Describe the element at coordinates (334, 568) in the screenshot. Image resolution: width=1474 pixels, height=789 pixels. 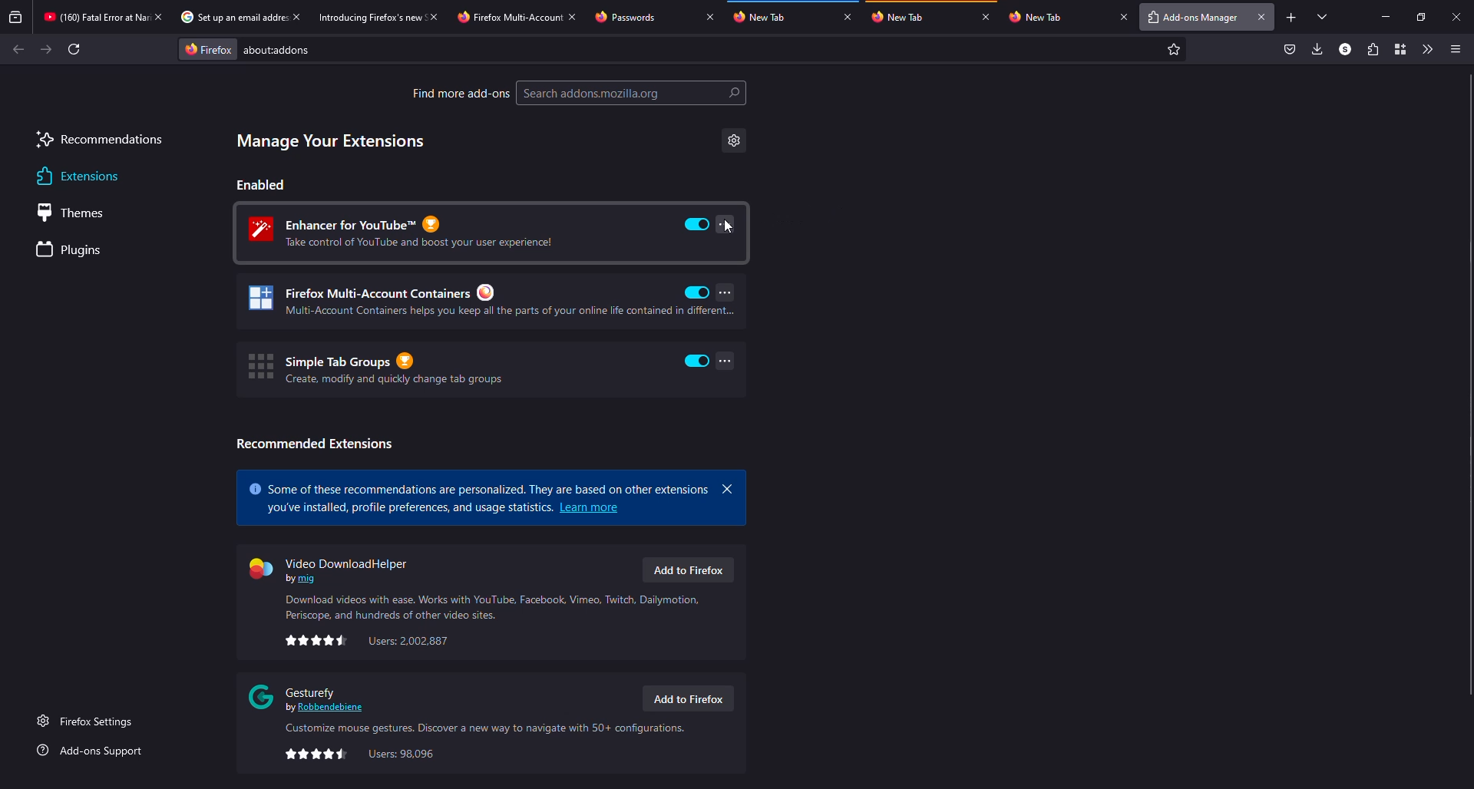
I see `video` at that location.